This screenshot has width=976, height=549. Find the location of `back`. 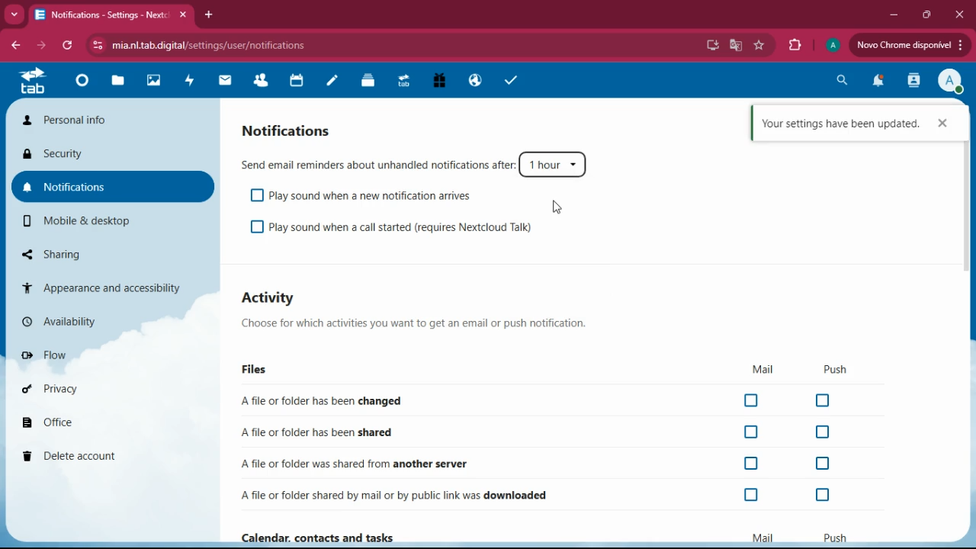

back is located at coordinates (14, 46).